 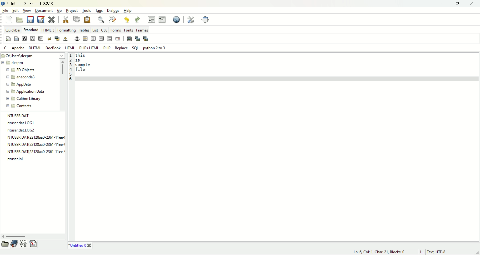 I want to click on PHP, so click(x=107, y=48).